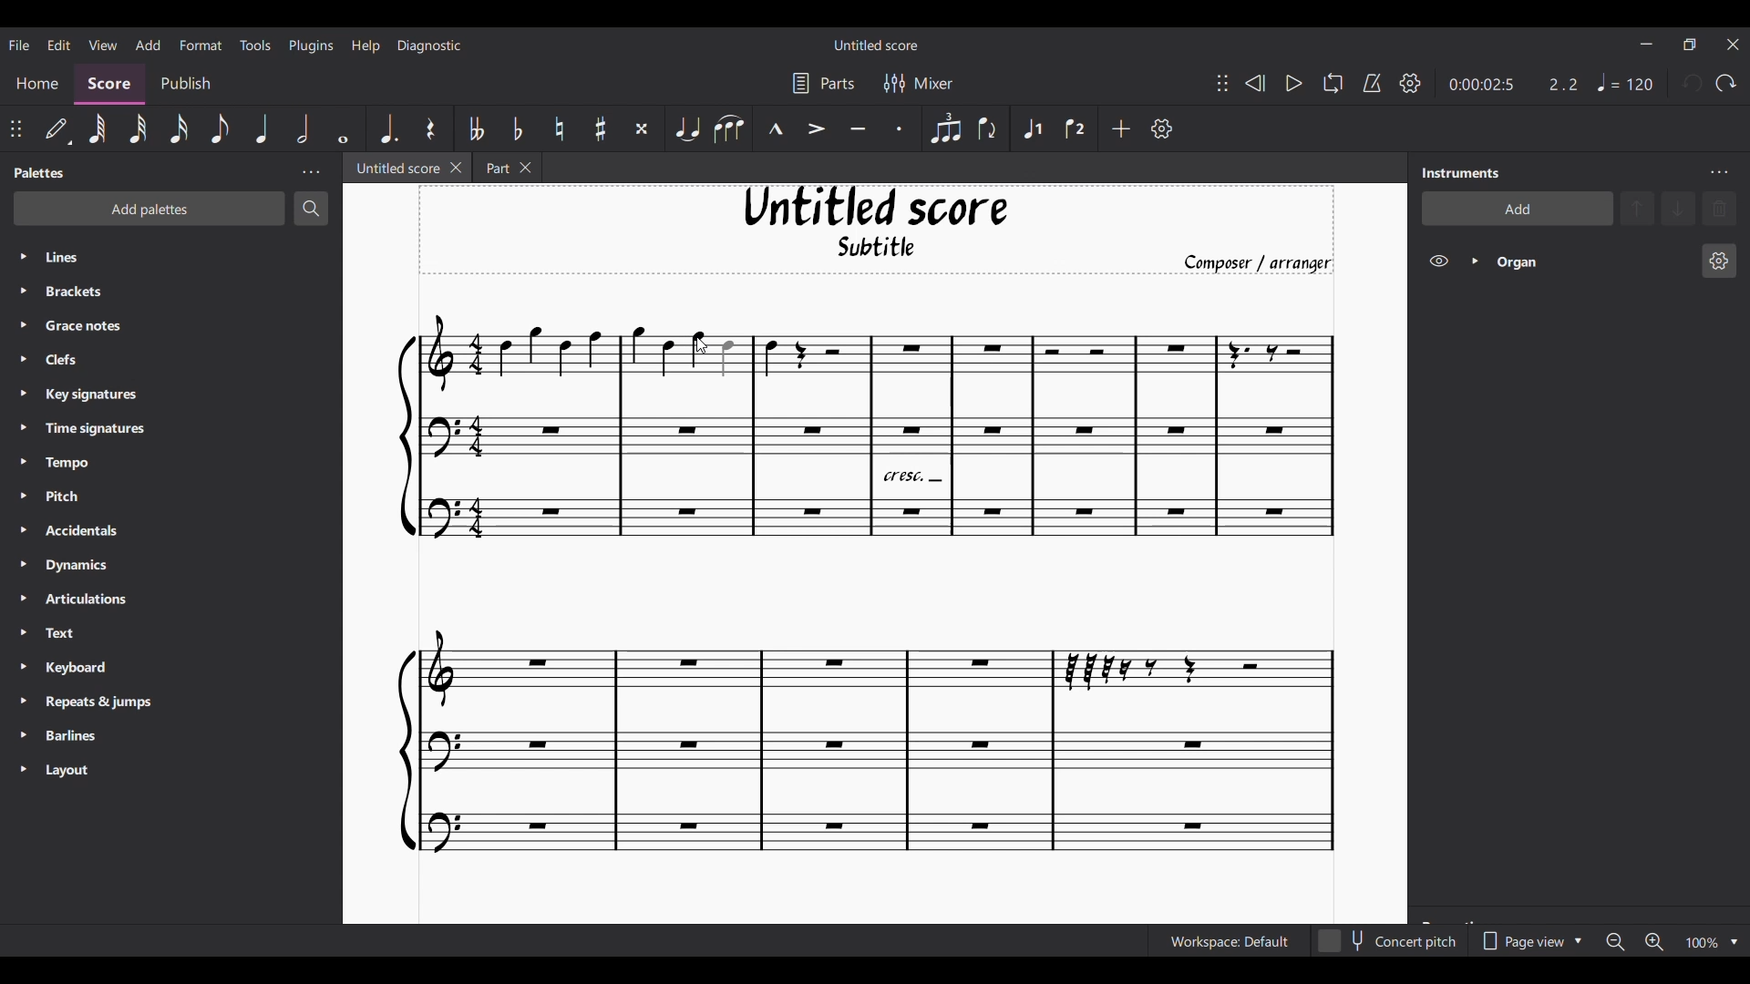 This screenshot has width=1750, height=984. I want to click on 8th note, so click(220, 128).